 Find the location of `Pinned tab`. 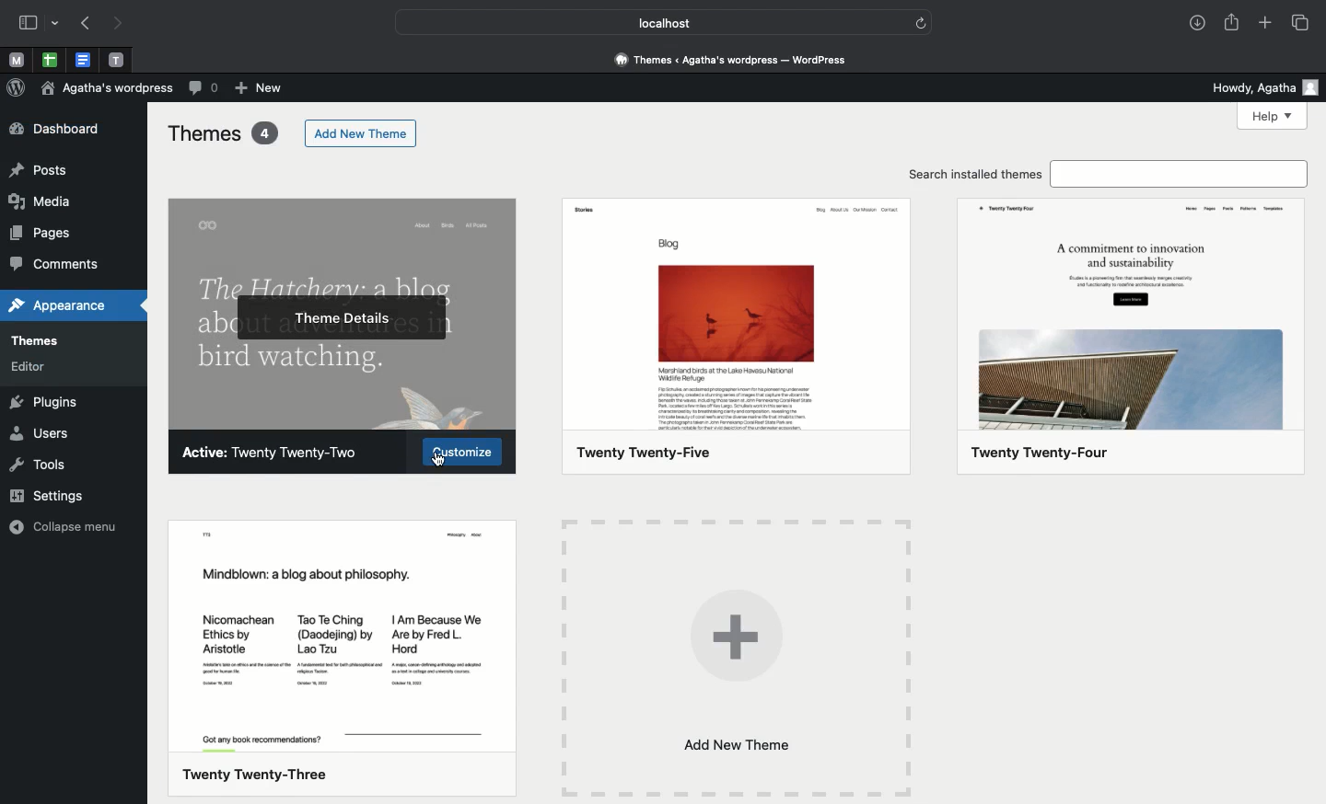

Pinned tab is located at coordinates (16, 61).